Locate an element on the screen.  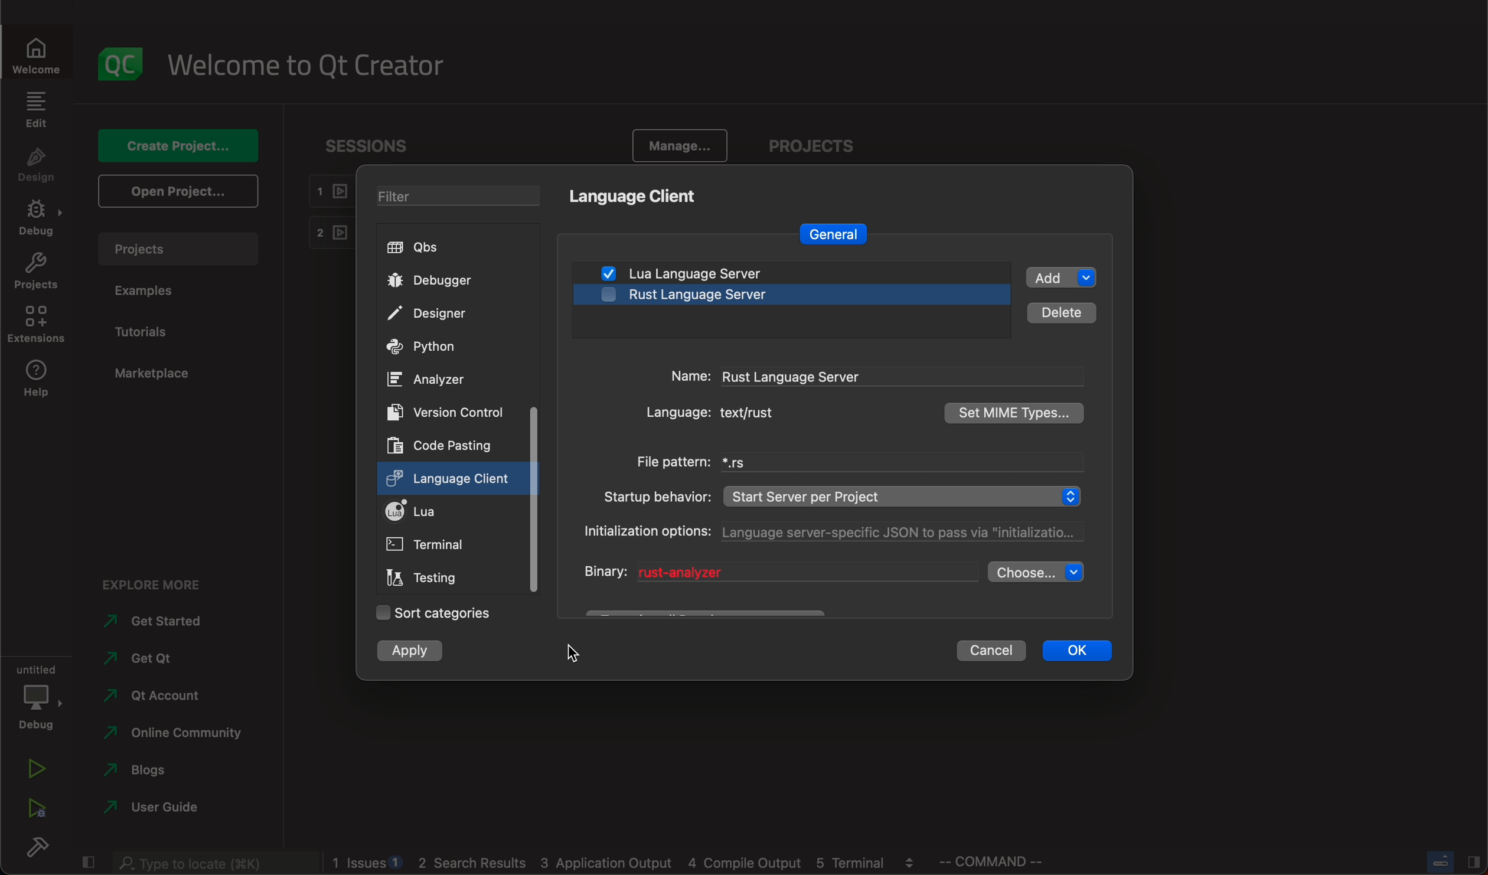
lua is located at coordinates (719, 273).